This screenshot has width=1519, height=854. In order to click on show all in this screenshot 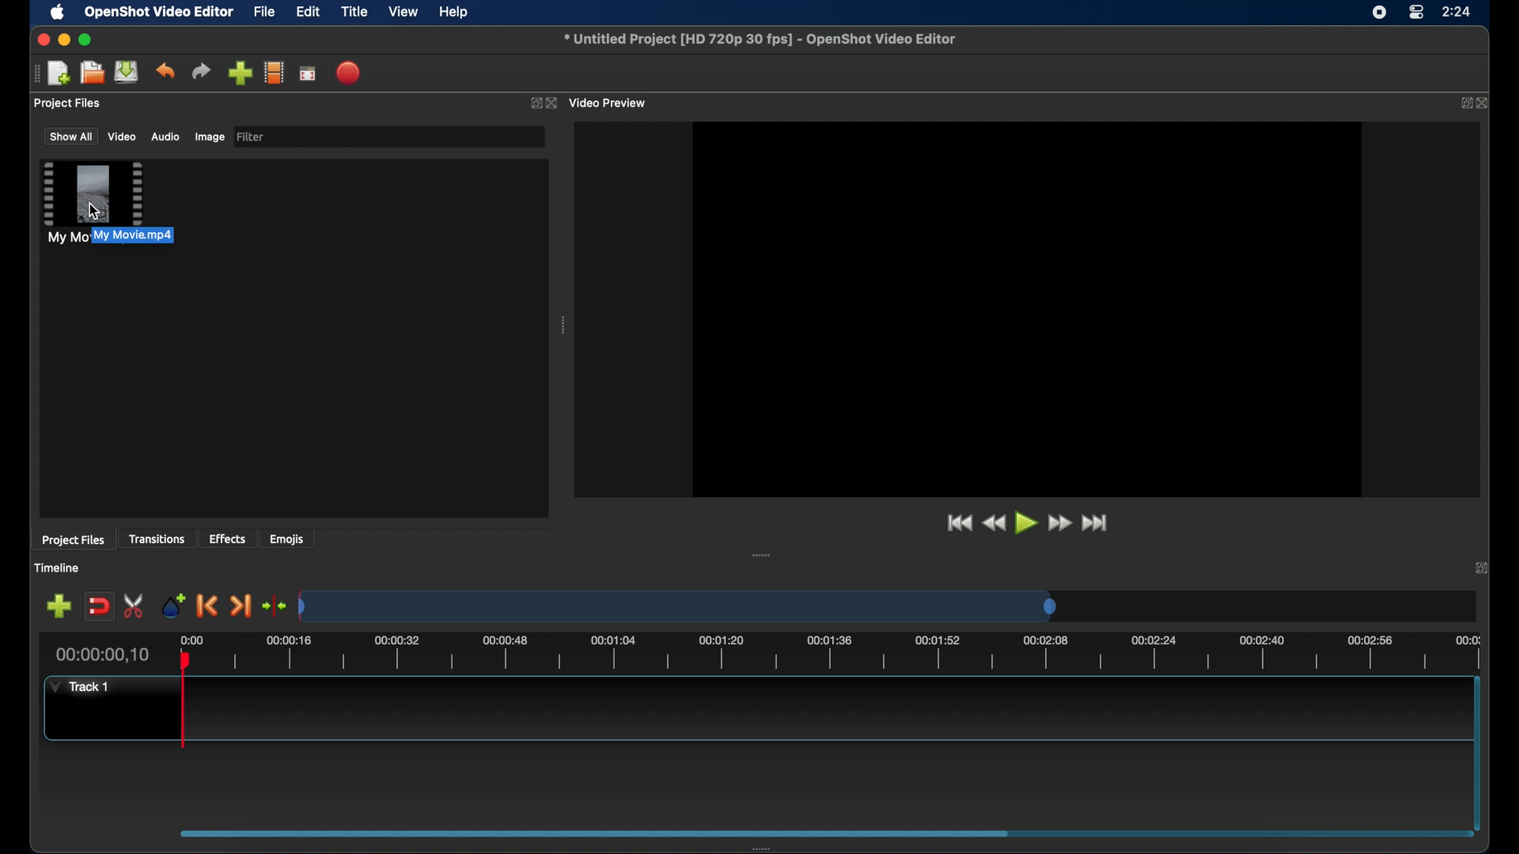, I will do `click(70, 136)`.